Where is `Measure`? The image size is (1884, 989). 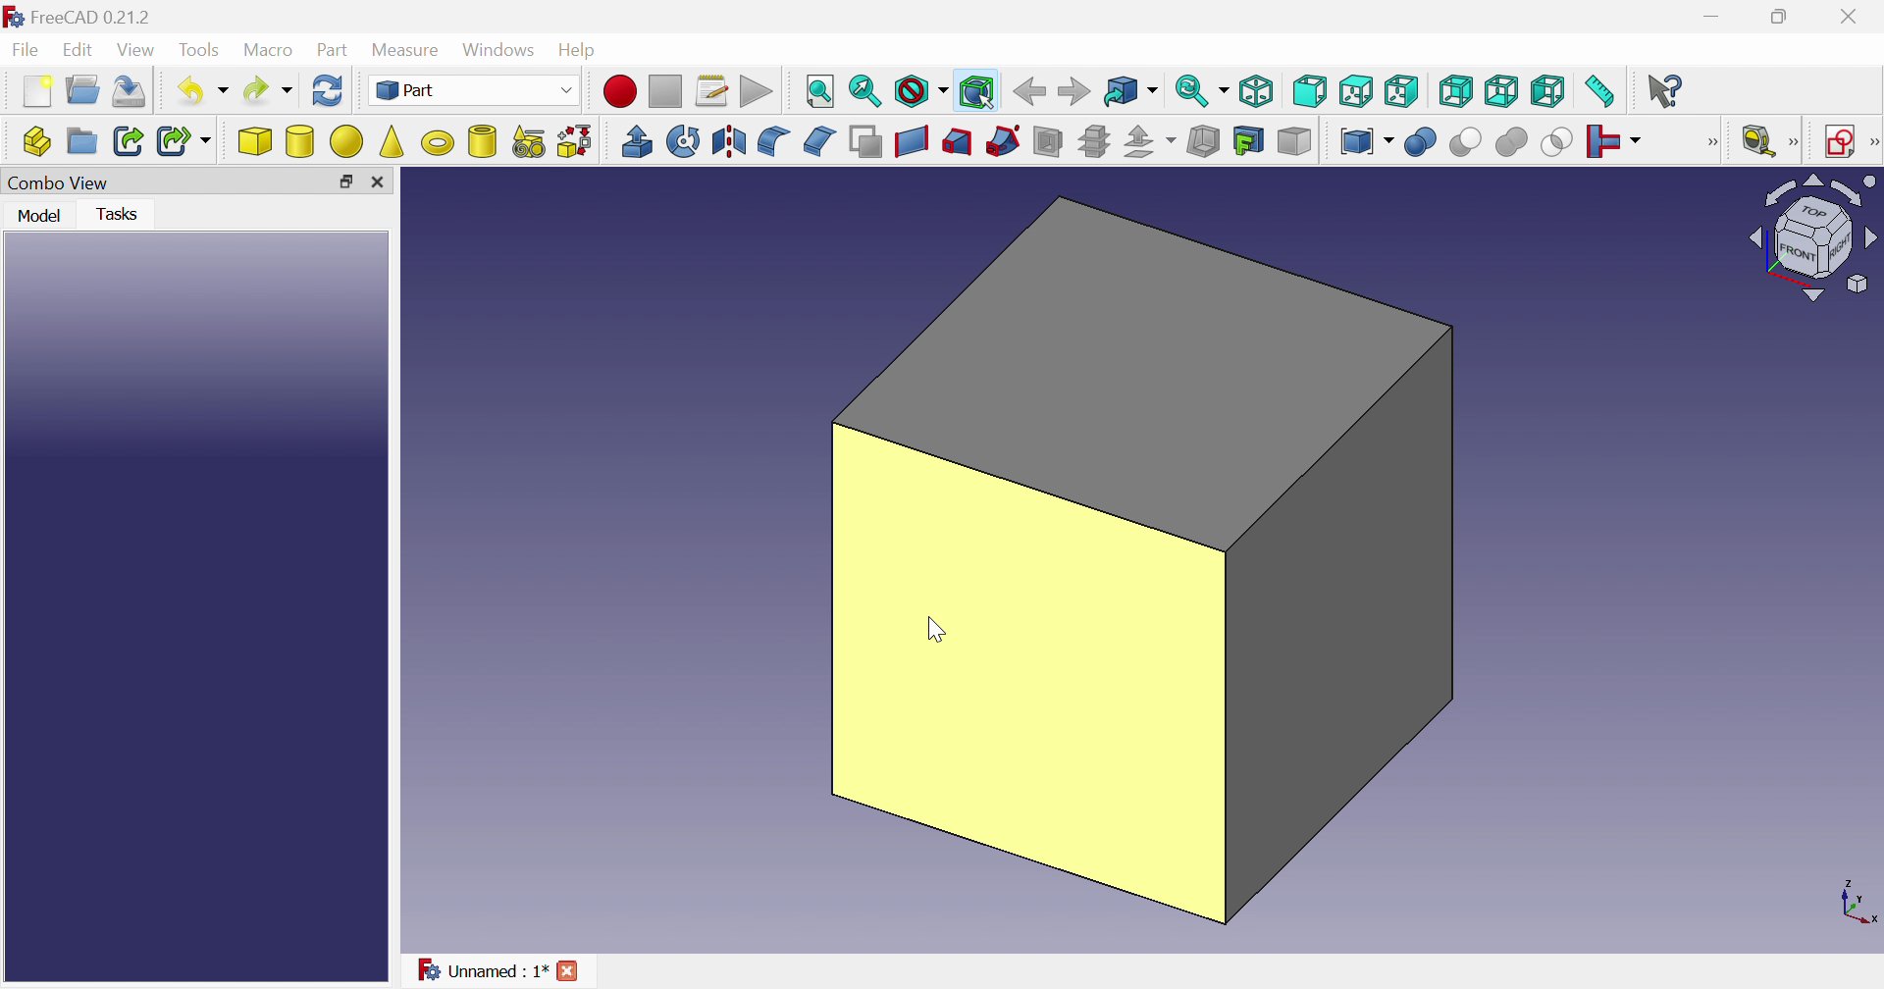 Measure is located at coordinates (409, 49).